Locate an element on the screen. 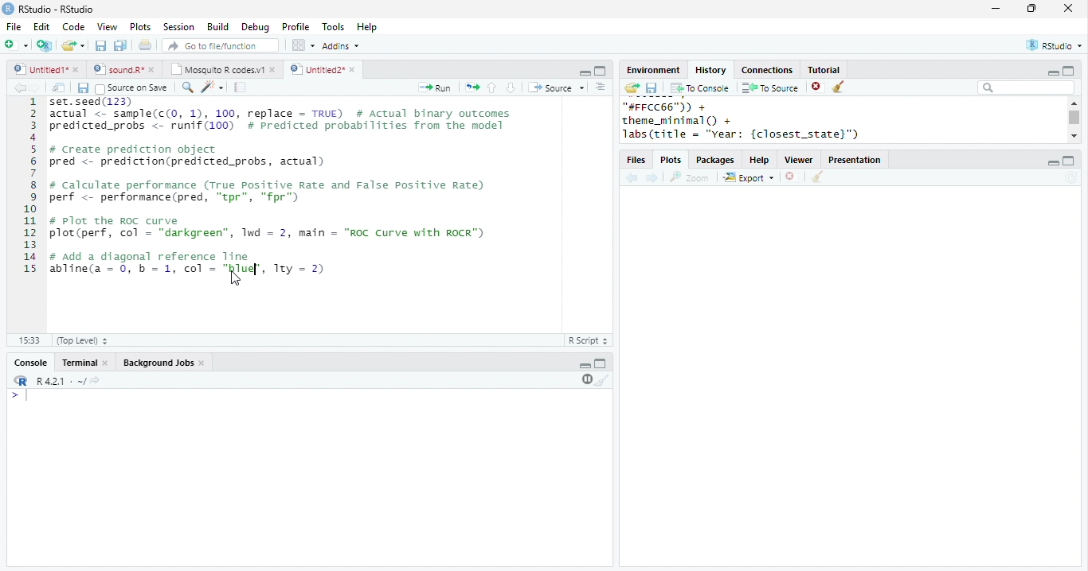 Image resolution: width=1088 pixels, height=571 pixels. # Create prediction object
pred <- prediction(predicted_probs, actual) is located at coordinates (188, 156).